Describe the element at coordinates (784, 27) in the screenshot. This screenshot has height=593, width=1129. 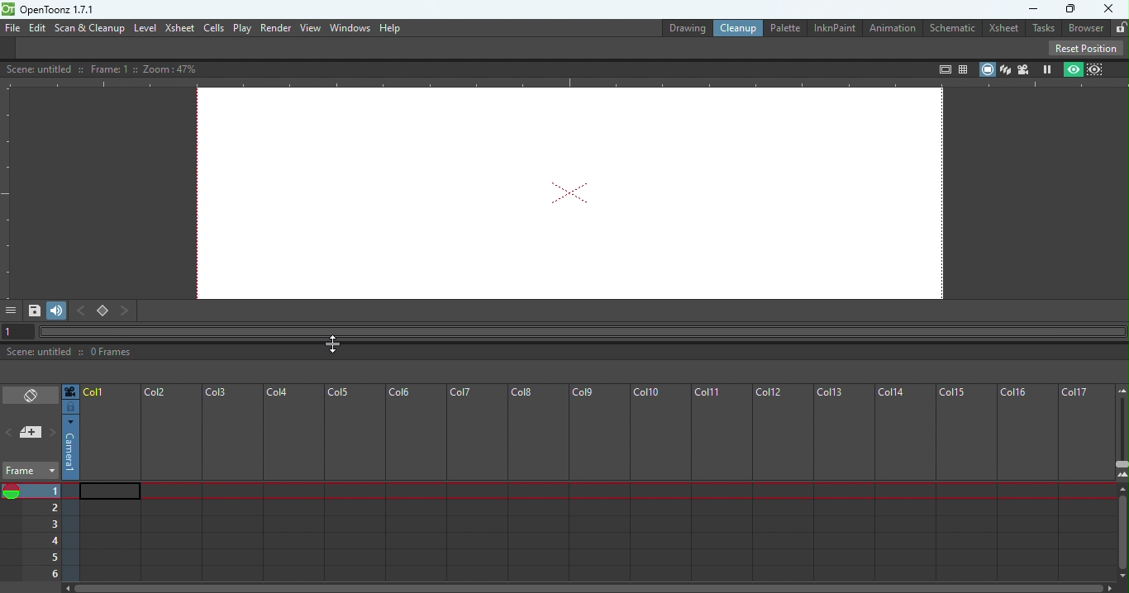
I see `Palette` at that location.